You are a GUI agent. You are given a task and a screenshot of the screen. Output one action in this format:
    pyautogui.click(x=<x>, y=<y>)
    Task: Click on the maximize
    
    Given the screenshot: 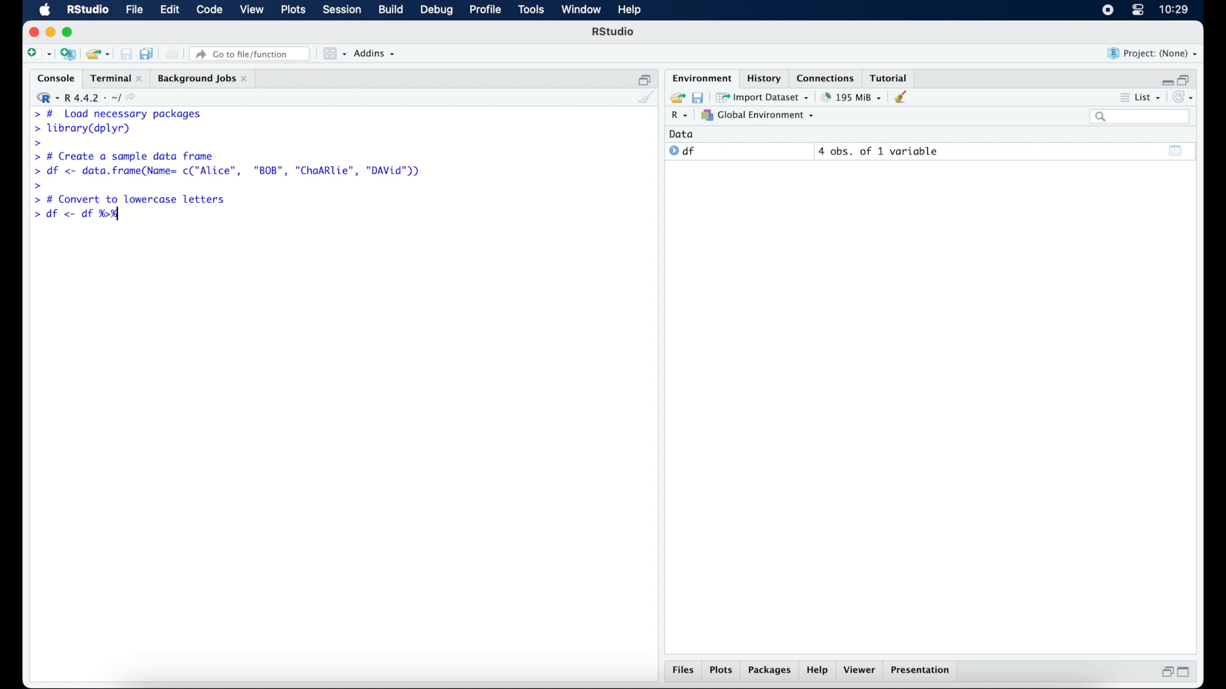 What is the action you would take?
    pyautogui.click(x=70, y=32)
    